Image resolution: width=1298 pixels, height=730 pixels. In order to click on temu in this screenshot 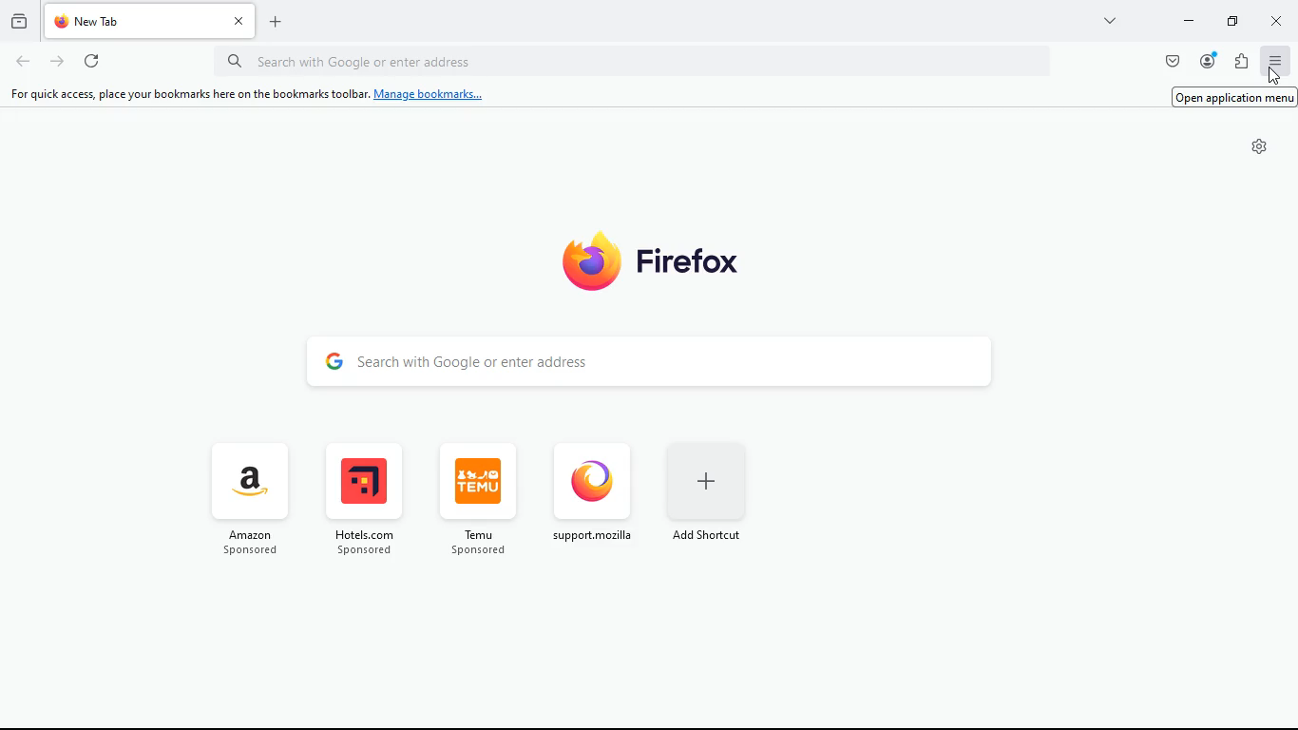, I will do `click(474, 498)`.